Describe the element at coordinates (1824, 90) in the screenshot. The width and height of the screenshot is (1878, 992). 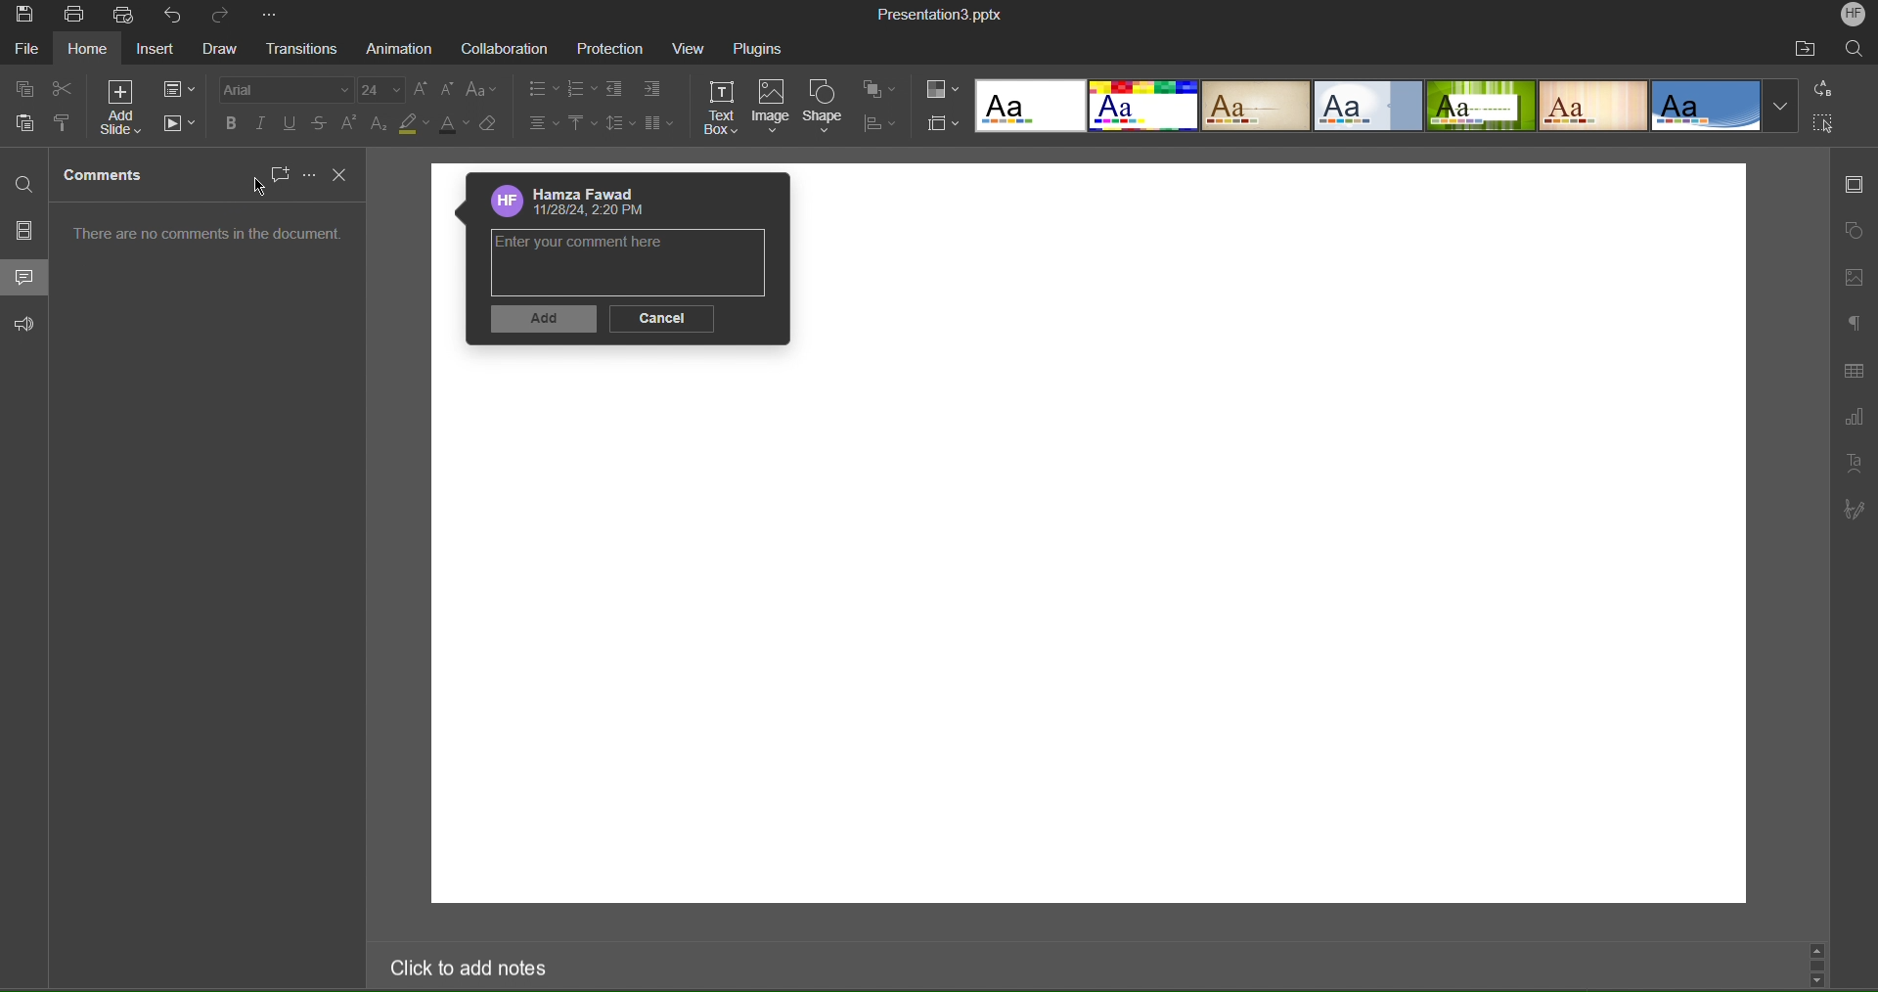
I see `Replace` at that location.